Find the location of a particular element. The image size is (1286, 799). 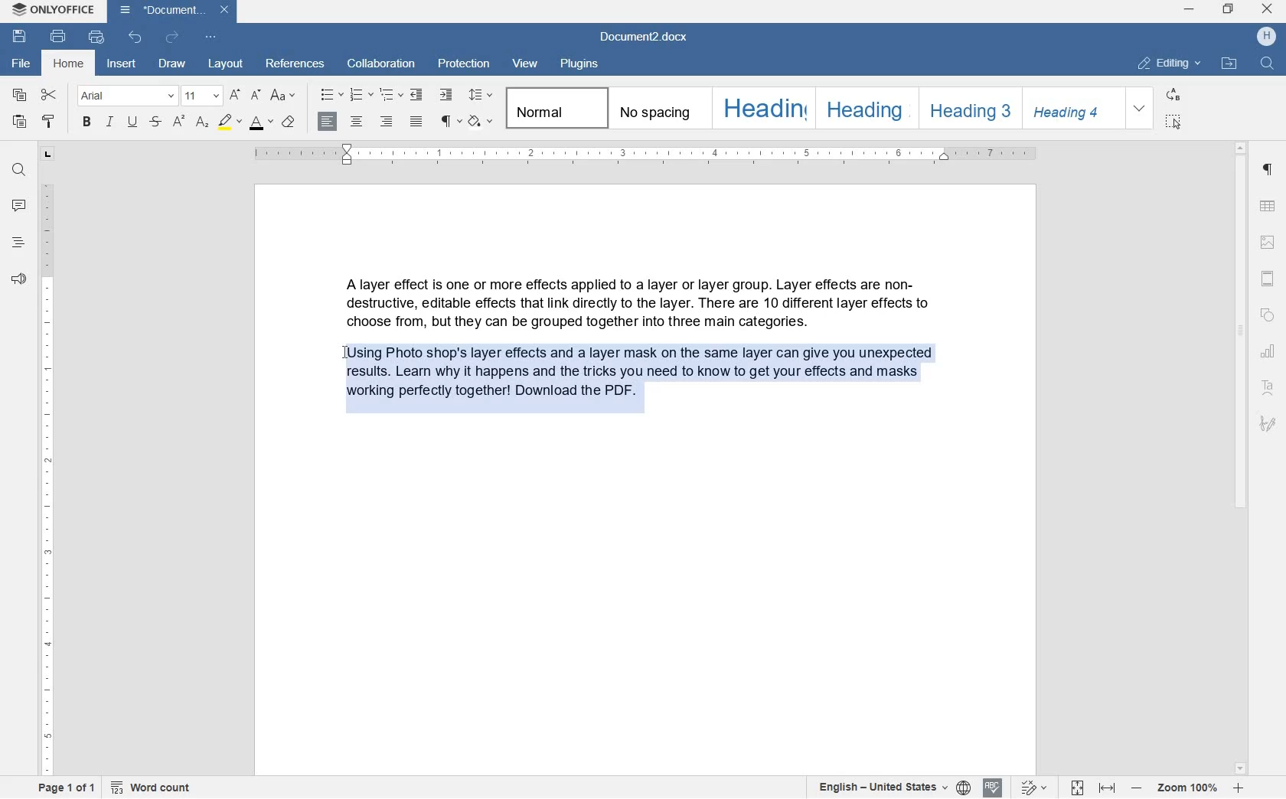

CLEAR STYLE is located at coordinates (292, 122).